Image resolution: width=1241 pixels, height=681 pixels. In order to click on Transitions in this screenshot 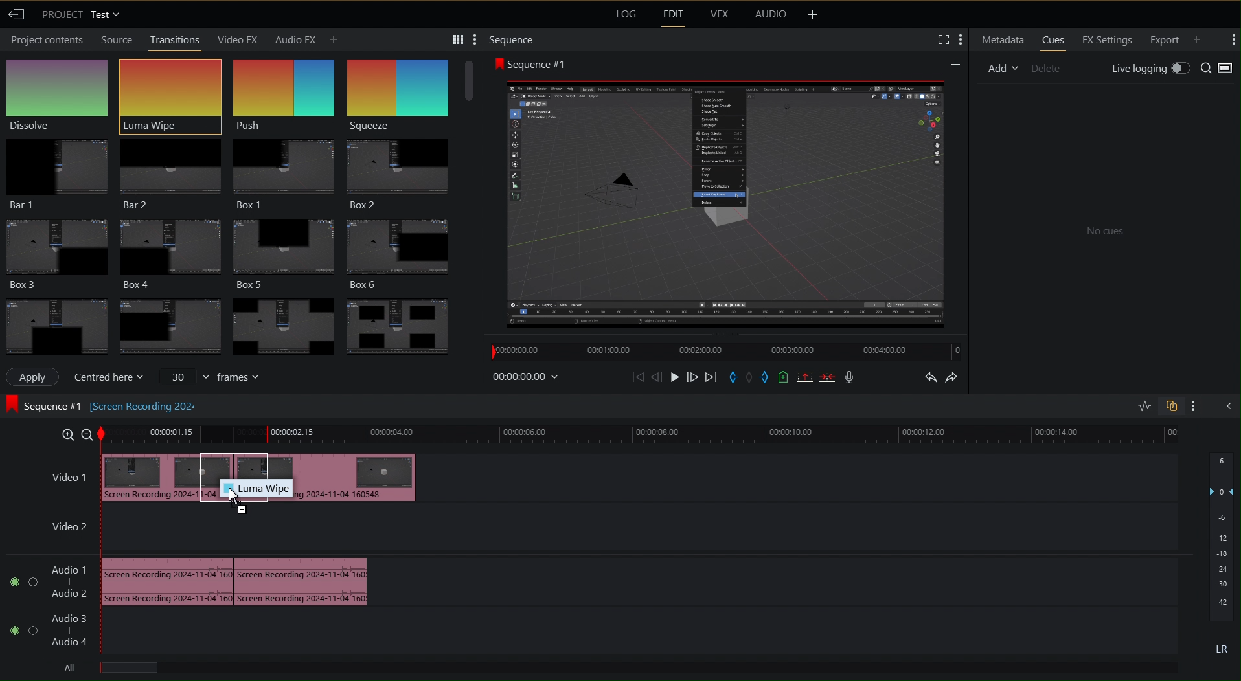, I will do `click(175, 39)`.